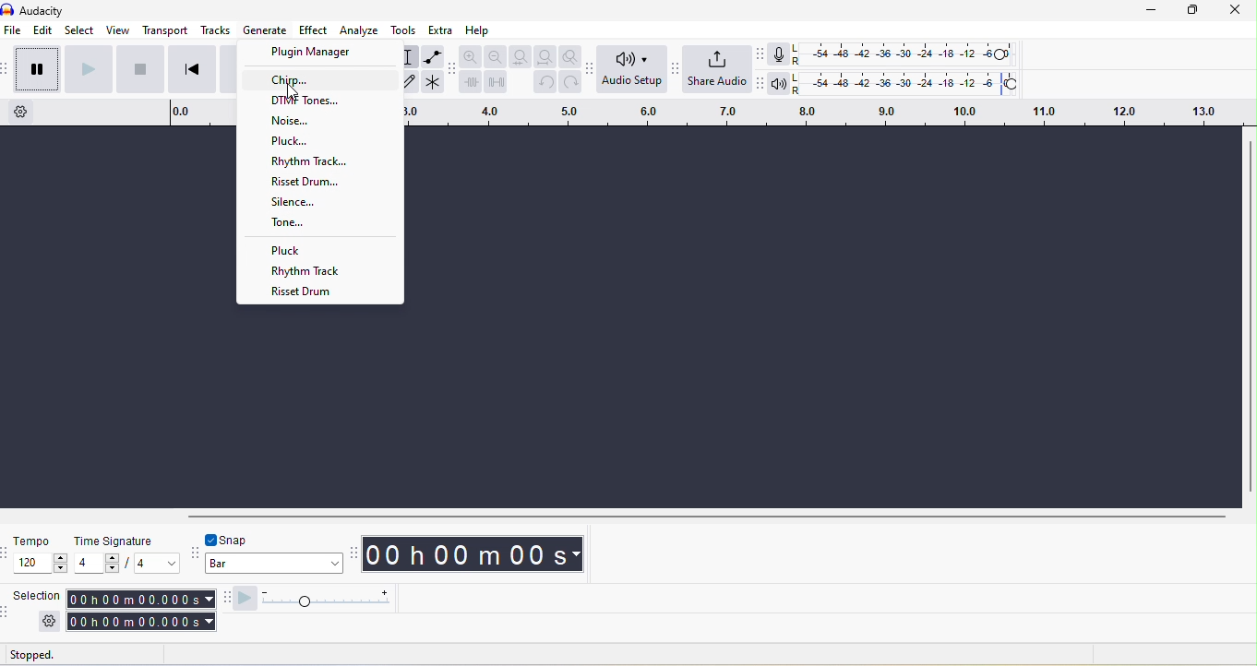  I want to click on risset drum, so click(305, 181).